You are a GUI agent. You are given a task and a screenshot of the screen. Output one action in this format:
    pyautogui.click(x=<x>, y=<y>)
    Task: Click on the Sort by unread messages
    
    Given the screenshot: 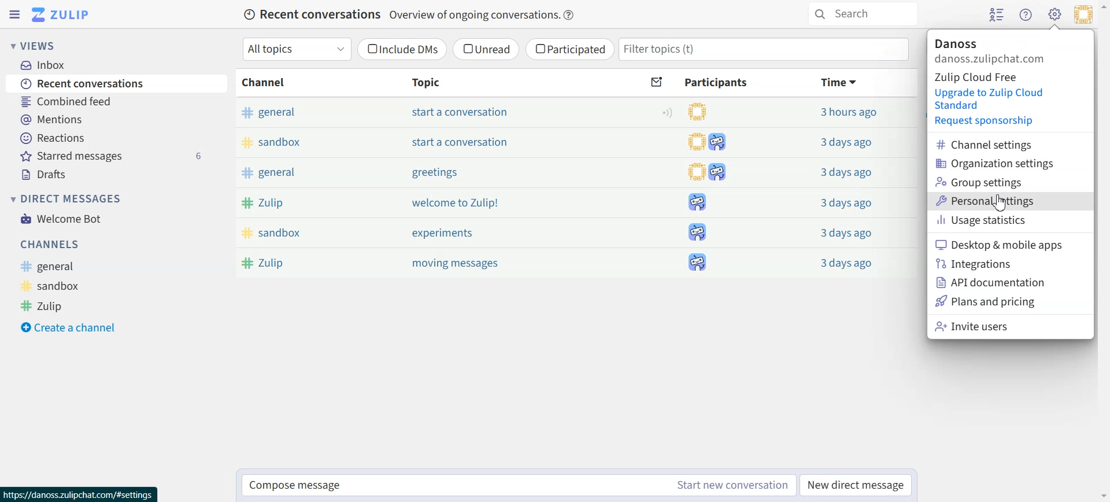 What is the action you would take?
    pyautogui.click(x=657, y=82)
    